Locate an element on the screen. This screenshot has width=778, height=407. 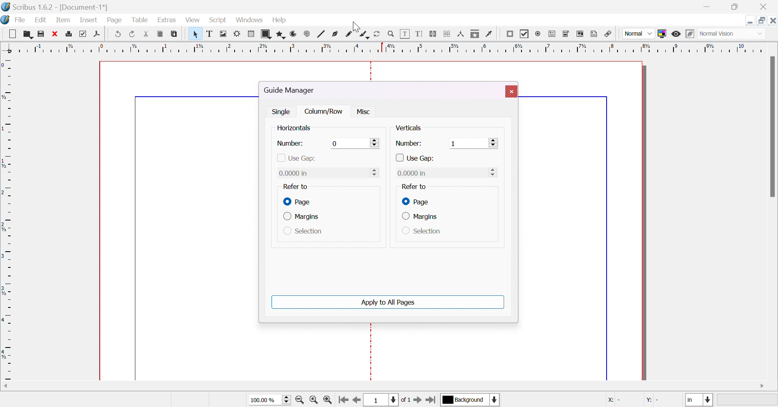
link text frames is located at coordinates (434, 34).